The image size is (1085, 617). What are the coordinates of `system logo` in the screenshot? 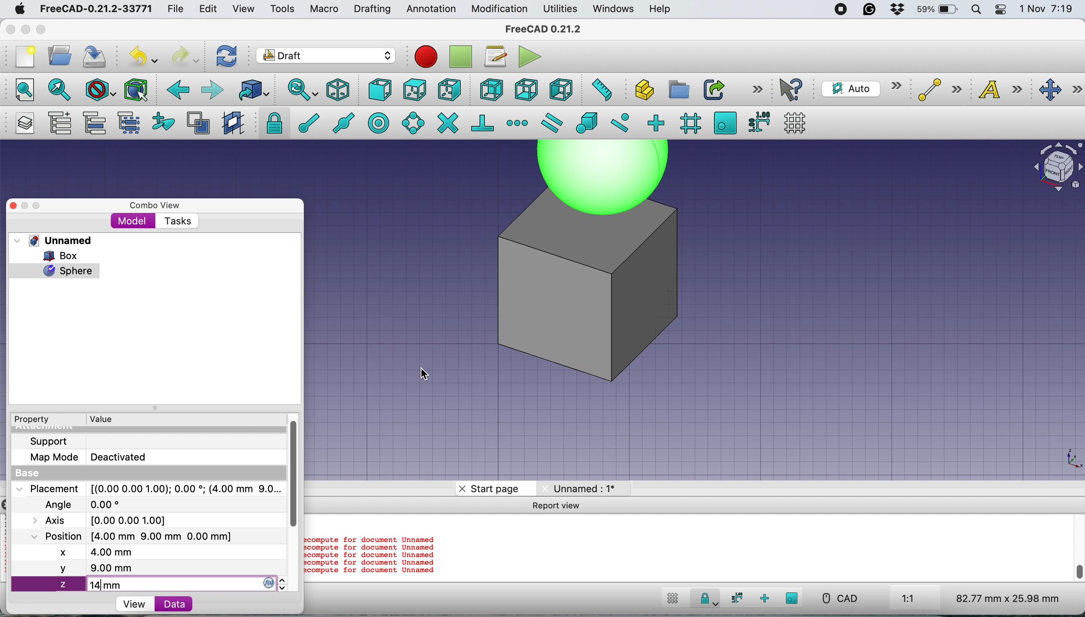 It's located at (21, 9).